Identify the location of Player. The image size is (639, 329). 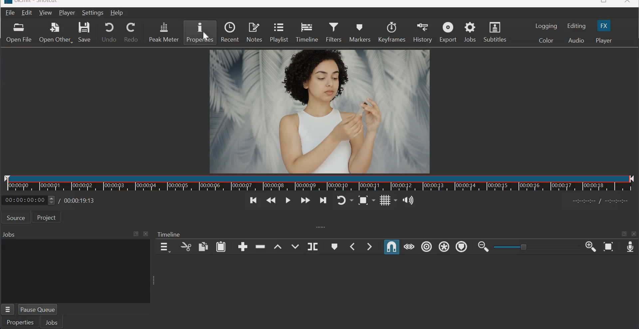
(67, 13).